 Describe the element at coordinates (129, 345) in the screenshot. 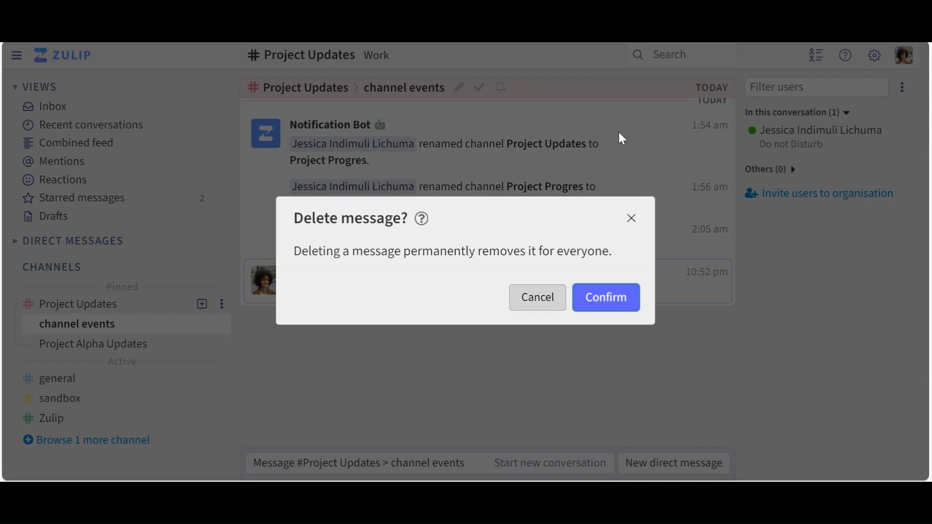

I see `Topic` at that location.